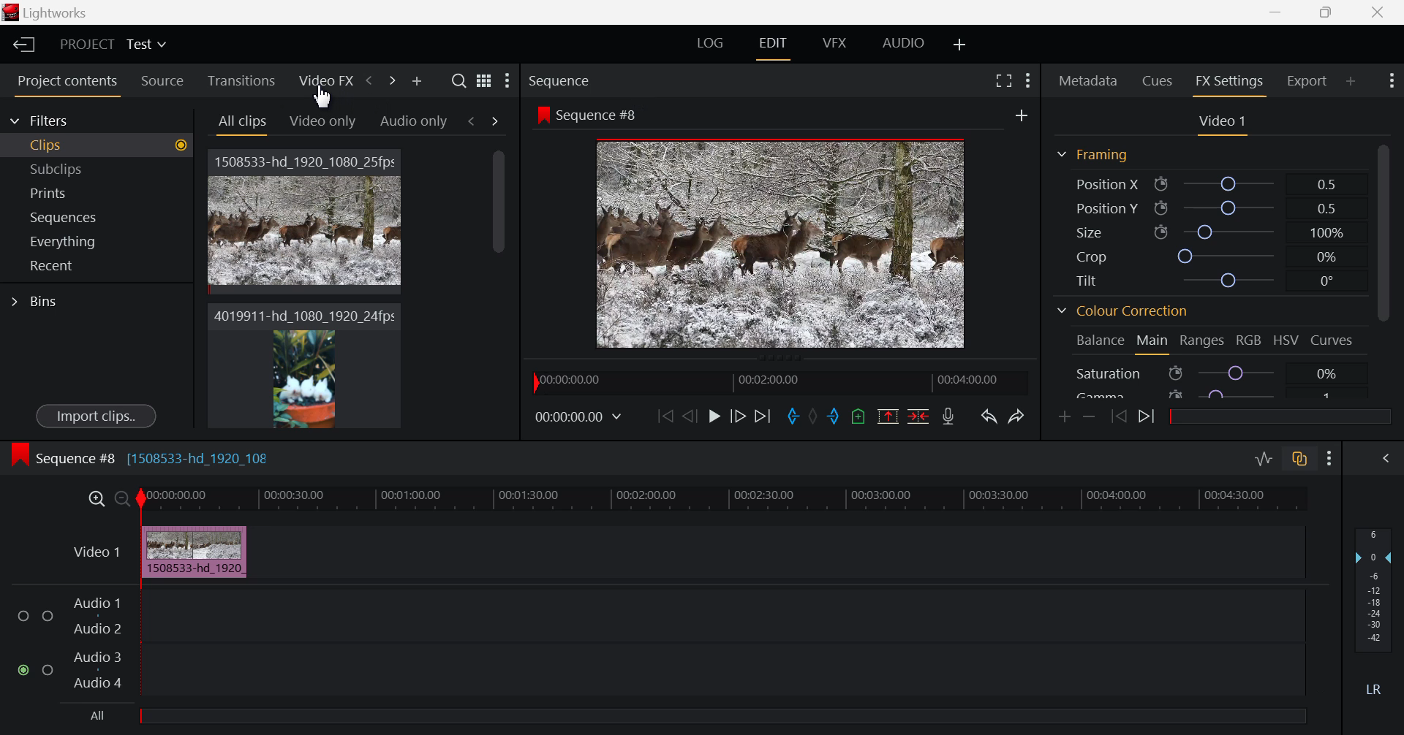 The width and height of the screenshot is (1404, 735). What do you see at coordinates (62, 83) in the screenshot?
I see `Project contents` at bounding box center [62, 83].